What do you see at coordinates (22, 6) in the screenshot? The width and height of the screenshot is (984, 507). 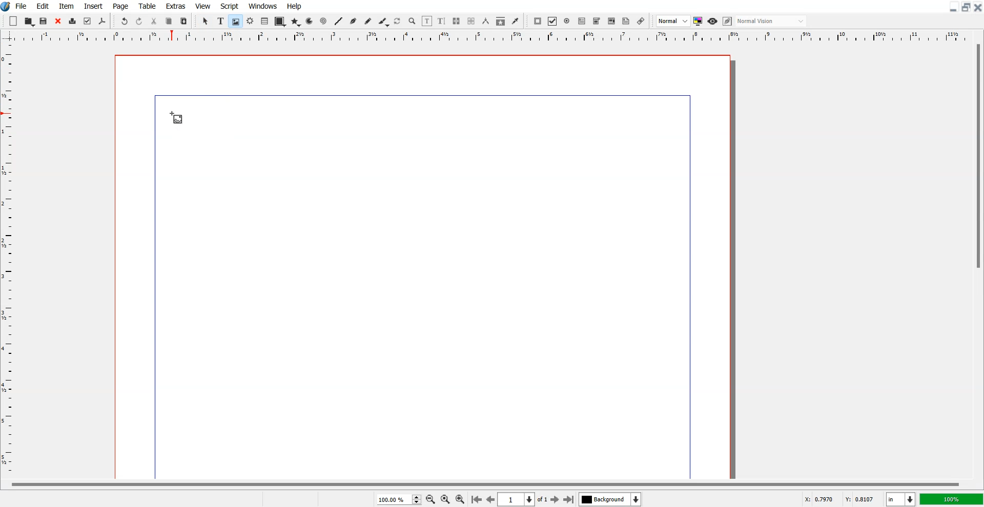 I see `File` at bounding box center [22, 6].